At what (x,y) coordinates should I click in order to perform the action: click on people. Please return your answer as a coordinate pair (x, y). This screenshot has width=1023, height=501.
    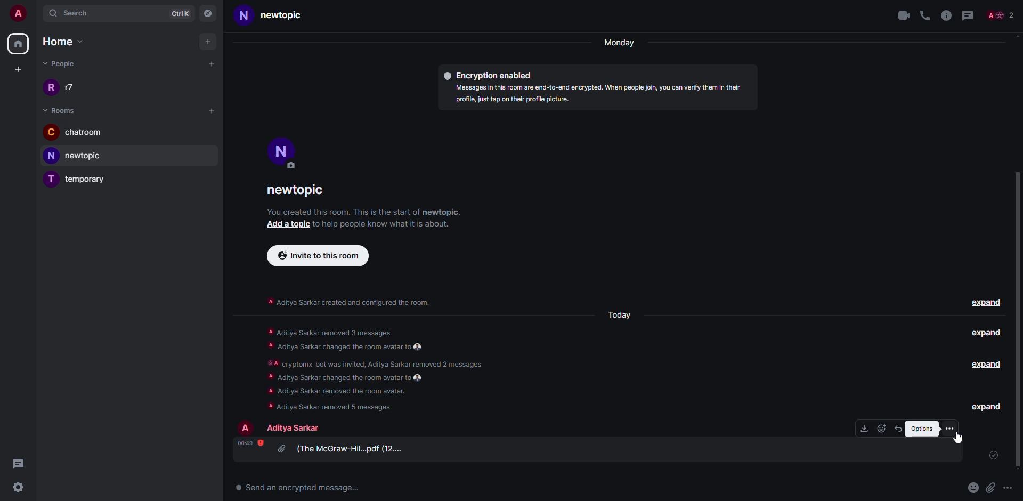
    Looking at the image, I should click on (1001, 15).